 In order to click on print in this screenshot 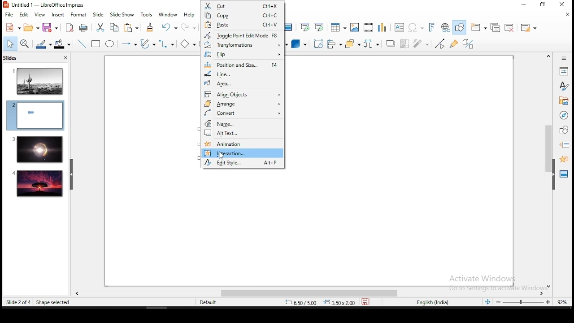, I will do `click(84, 27)`.